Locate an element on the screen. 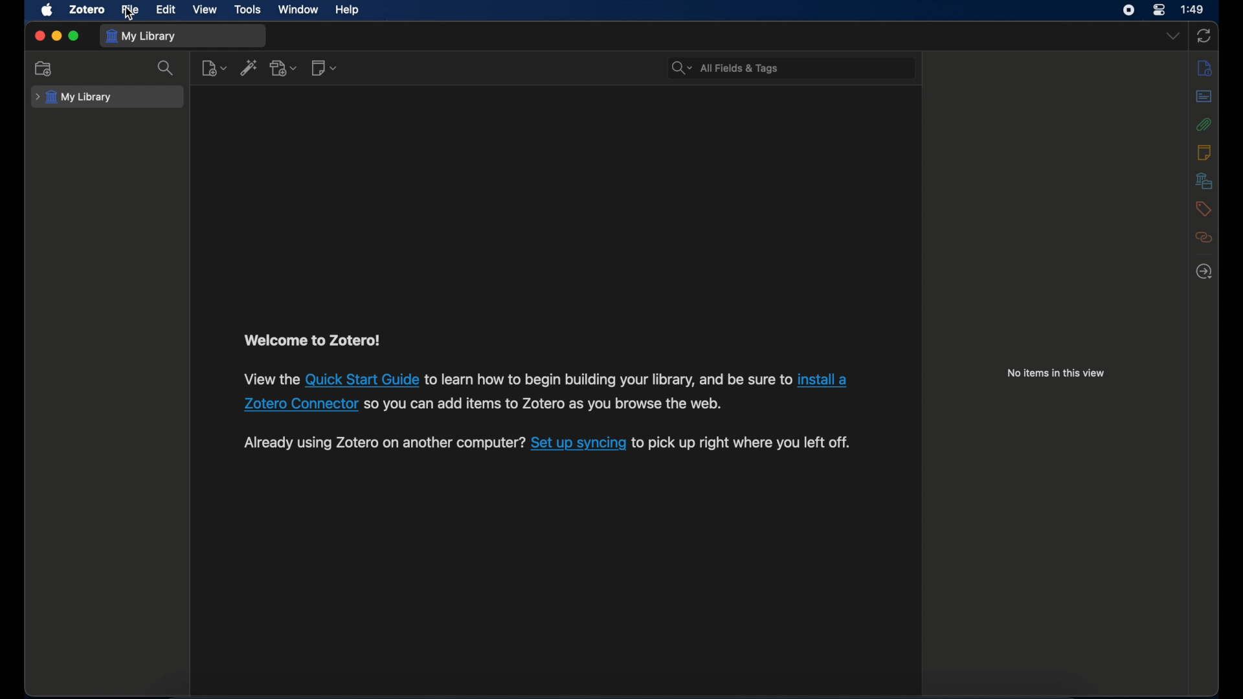  info is located at coordinates (1204, 69).